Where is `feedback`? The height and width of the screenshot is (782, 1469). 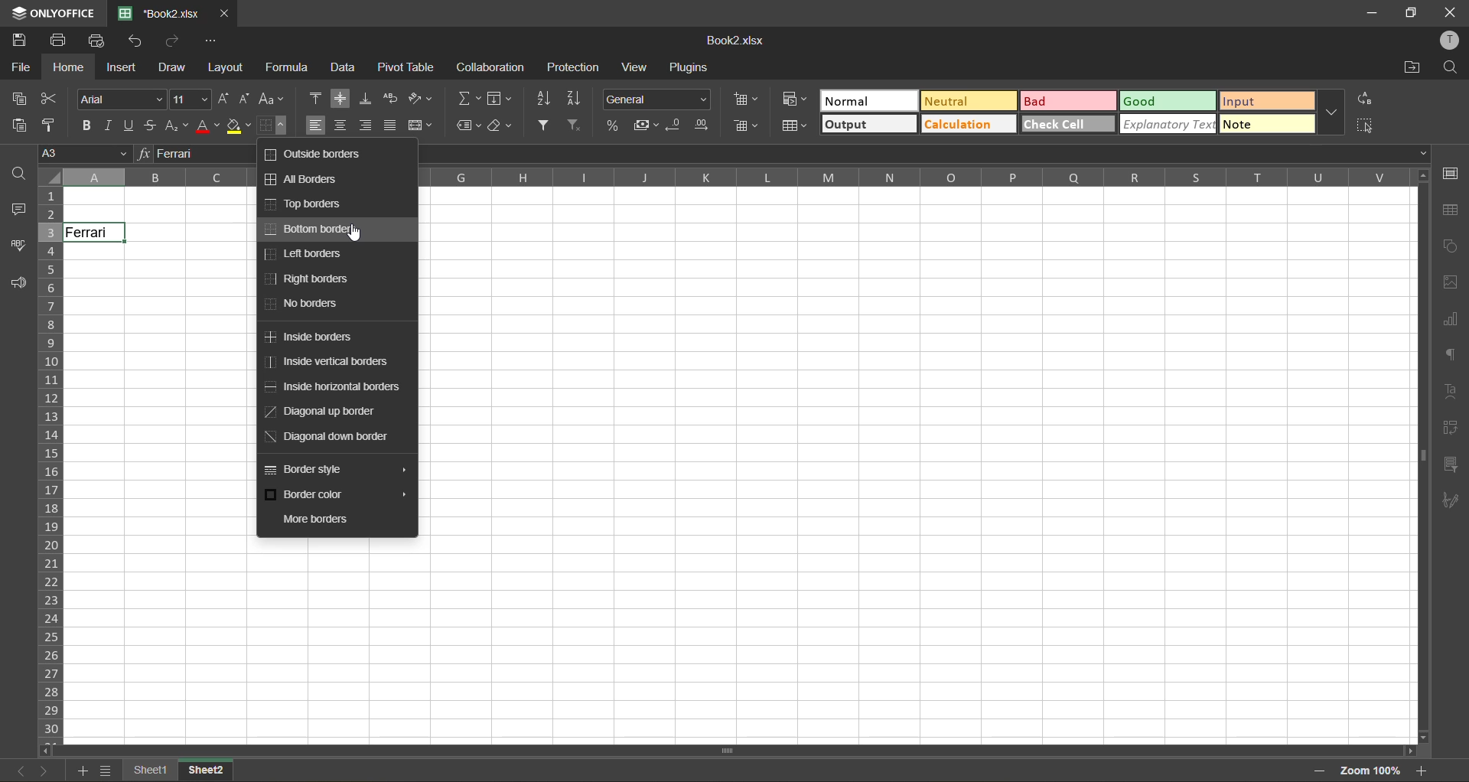
feedback is located at coordinates (23, 282).